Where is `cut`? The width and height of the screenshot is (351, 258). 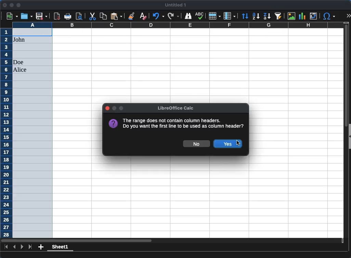 cut is located at coordinates (92, 16).